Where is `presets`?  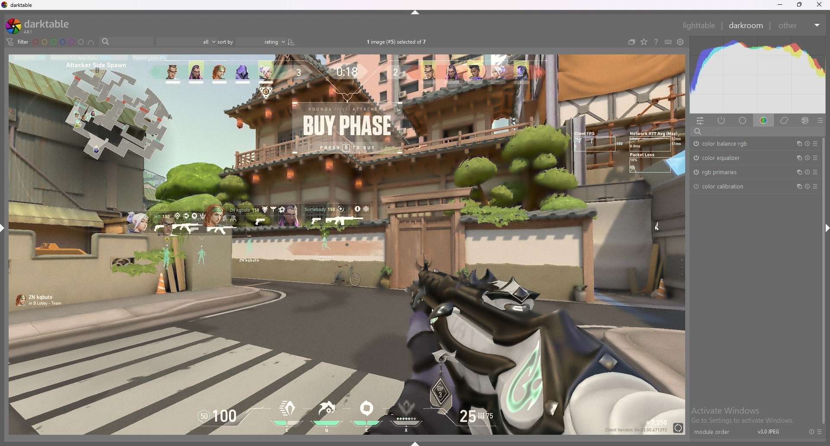
presets is located at coordinates (815, 172).